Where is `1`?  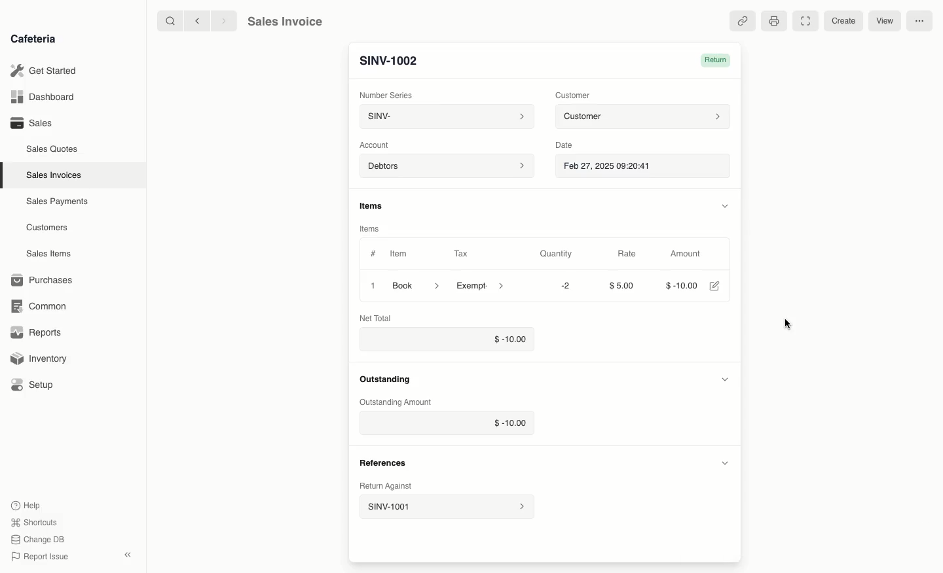
1 is located at coordinates (371, 285).